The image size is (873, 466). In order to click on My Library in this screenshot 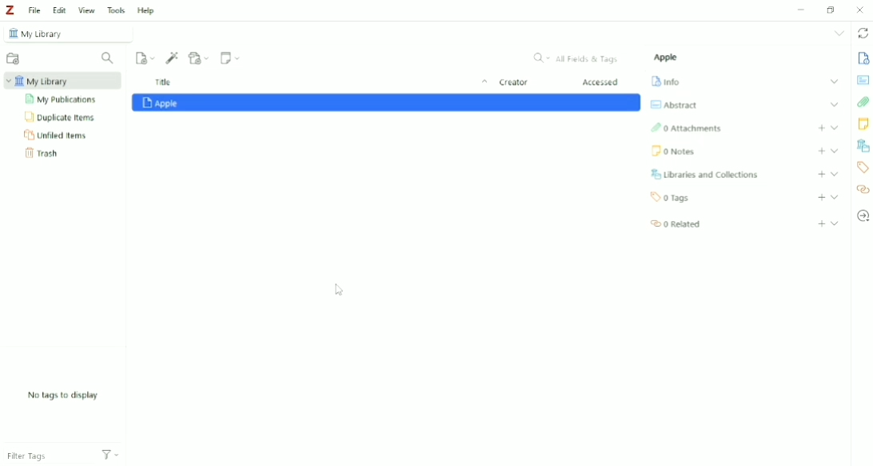, I will do `click(60, 81)`.